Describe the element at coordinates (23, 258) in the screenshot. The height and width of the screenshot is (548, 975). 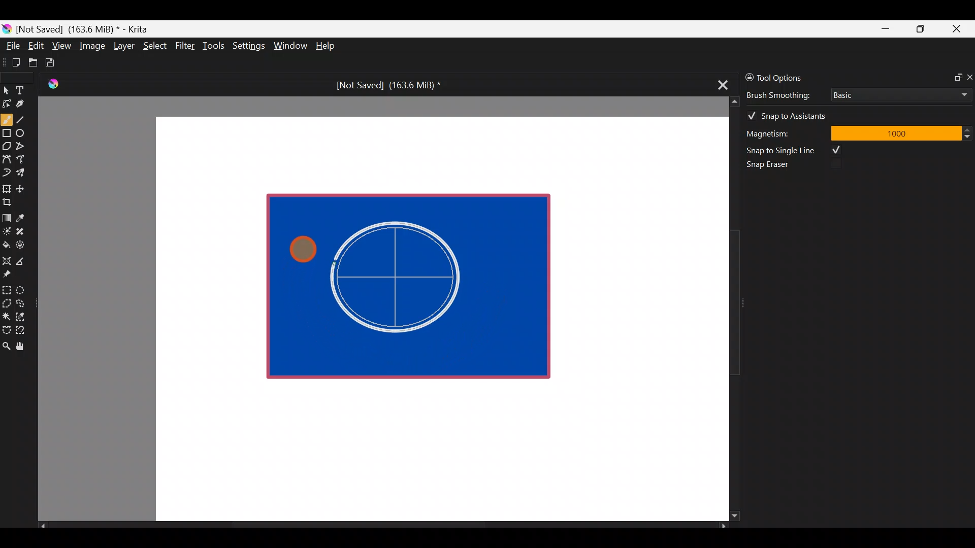
I see `Measure the distance between two points` at that location.